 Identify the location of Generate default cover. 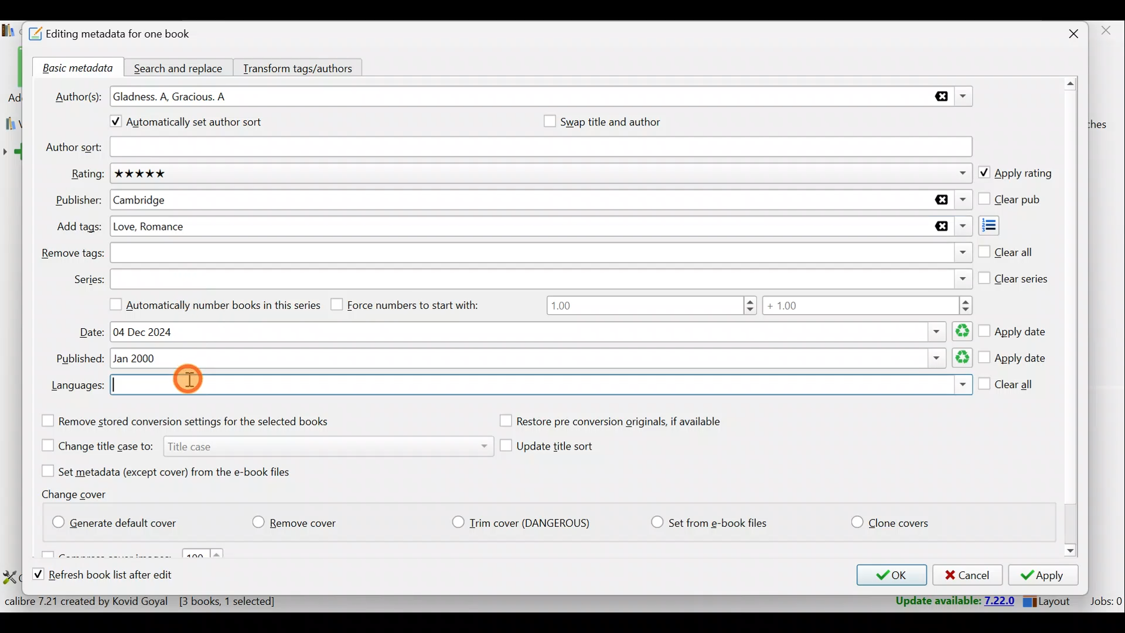
(121, 520).